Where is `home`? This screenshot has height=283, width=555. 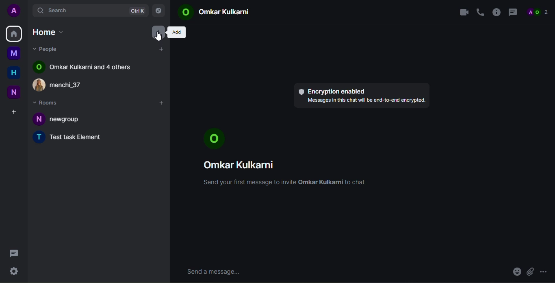
home is located at coordinates (14, 33).